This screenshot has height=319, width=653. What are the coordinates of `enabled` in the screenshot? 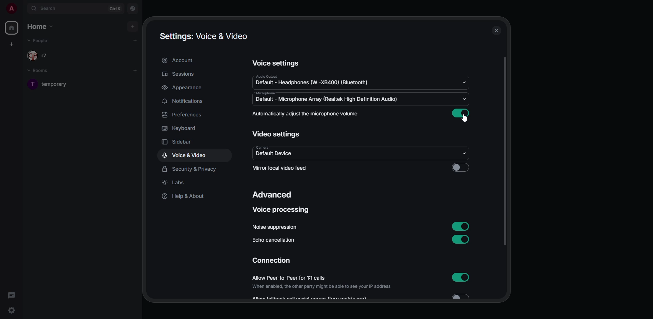 It's located at (462, 114).